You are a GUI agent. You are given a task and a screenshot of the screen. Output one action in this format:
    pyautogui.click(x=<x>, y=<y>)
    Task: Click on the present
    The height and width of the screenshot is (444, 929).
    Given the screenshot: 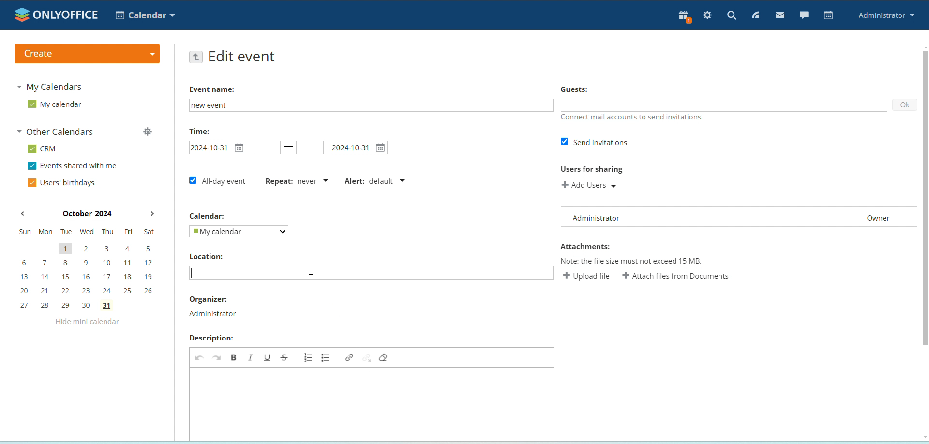 What is the action you would take?
    pyautogui.click(x=682, y=17)
    